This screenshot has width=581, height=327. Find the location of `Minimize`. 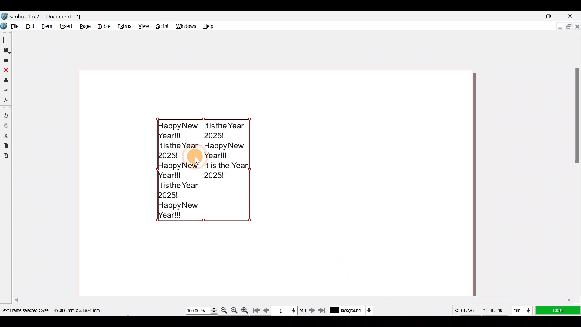

Minimize is located at coordinates (559, 27).